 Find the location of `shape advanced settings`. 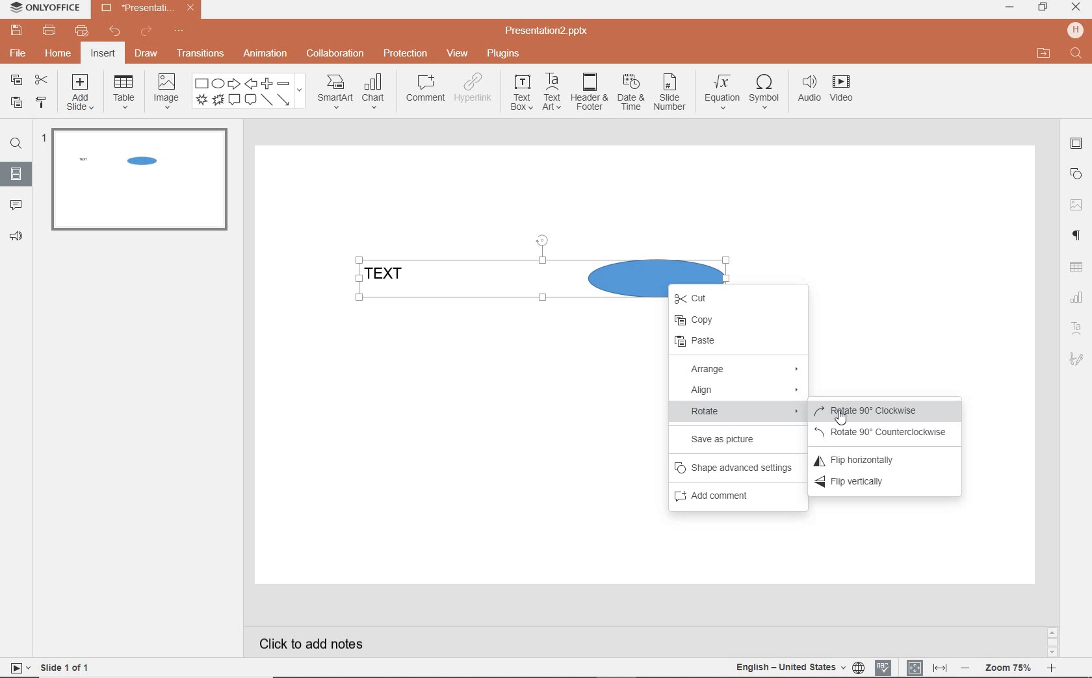

shape advanced settings is located at coordinates (734, 470).